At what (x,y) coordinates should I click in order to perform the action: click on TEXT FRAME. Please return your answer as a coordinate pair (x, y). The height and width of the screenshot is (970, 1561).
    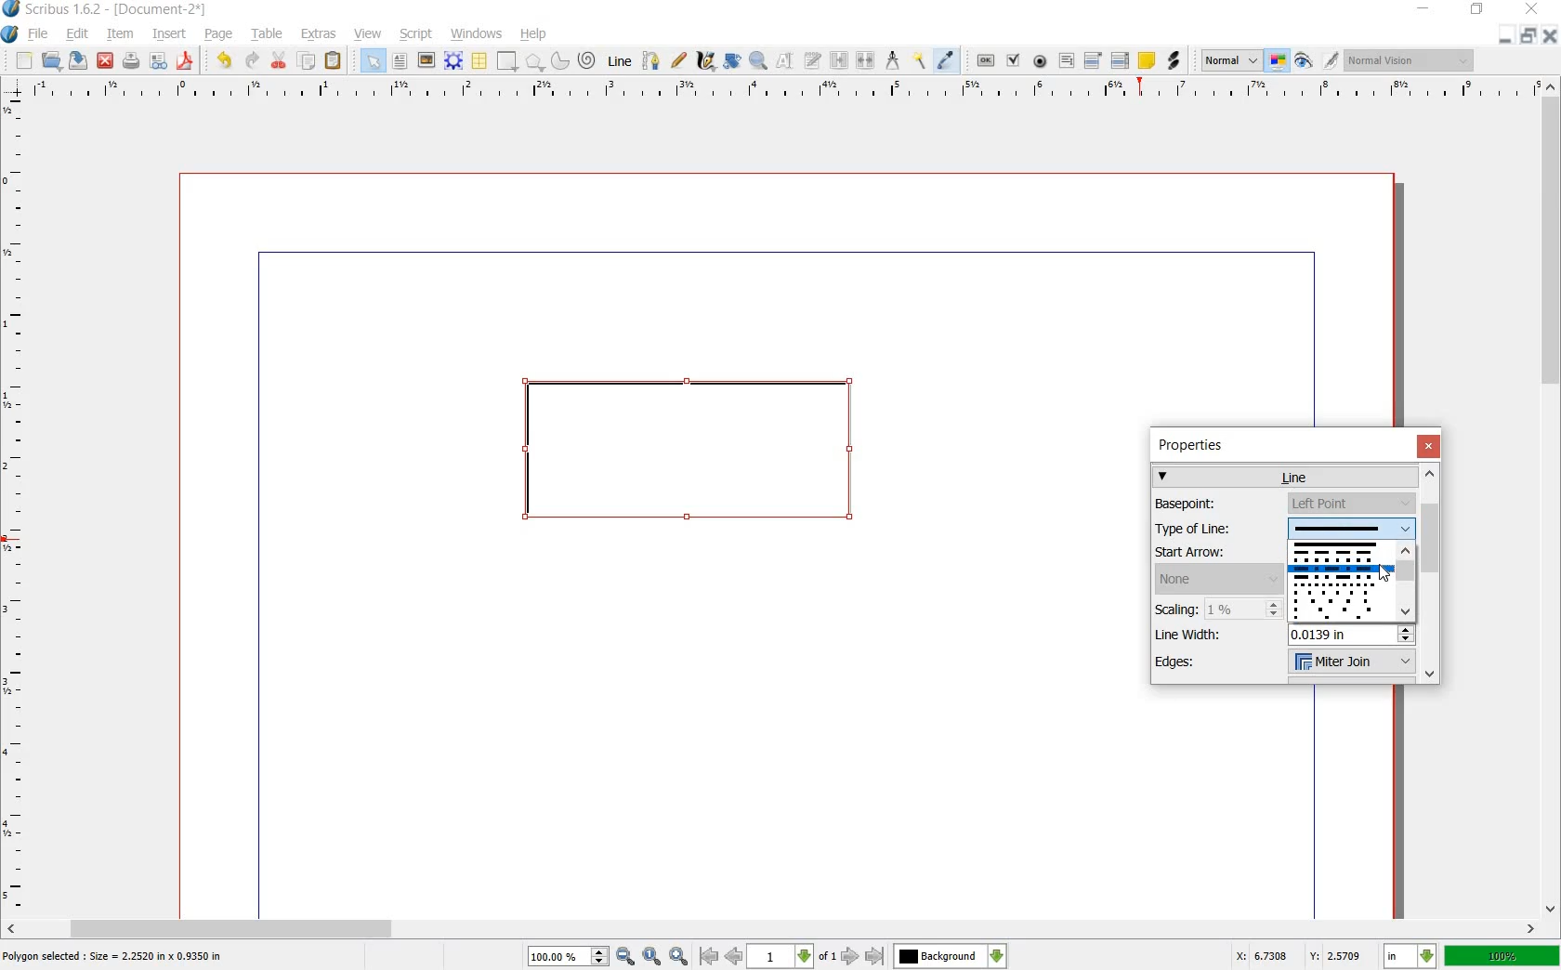
    Looking at the image, I should click on (400, 61).